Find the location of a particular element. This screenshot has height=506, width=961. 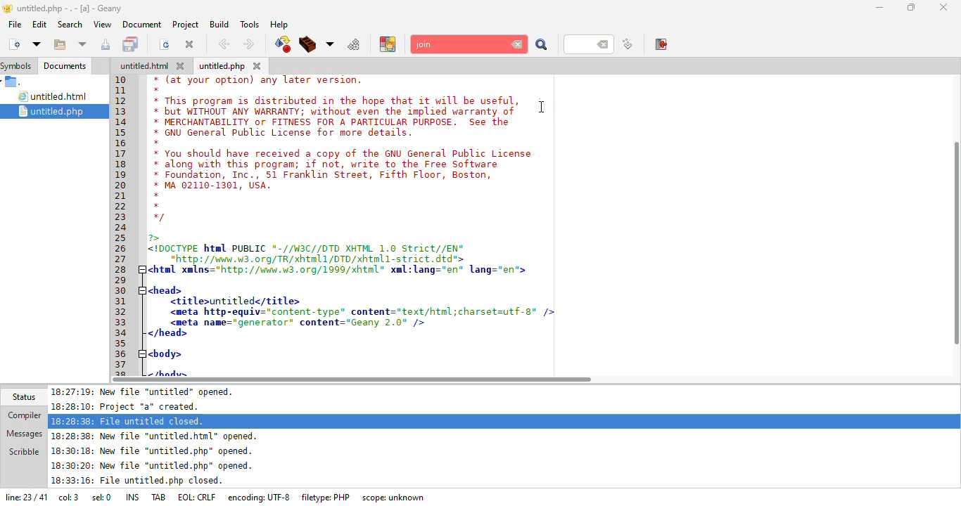

15 is located at coordinates (125, 134).